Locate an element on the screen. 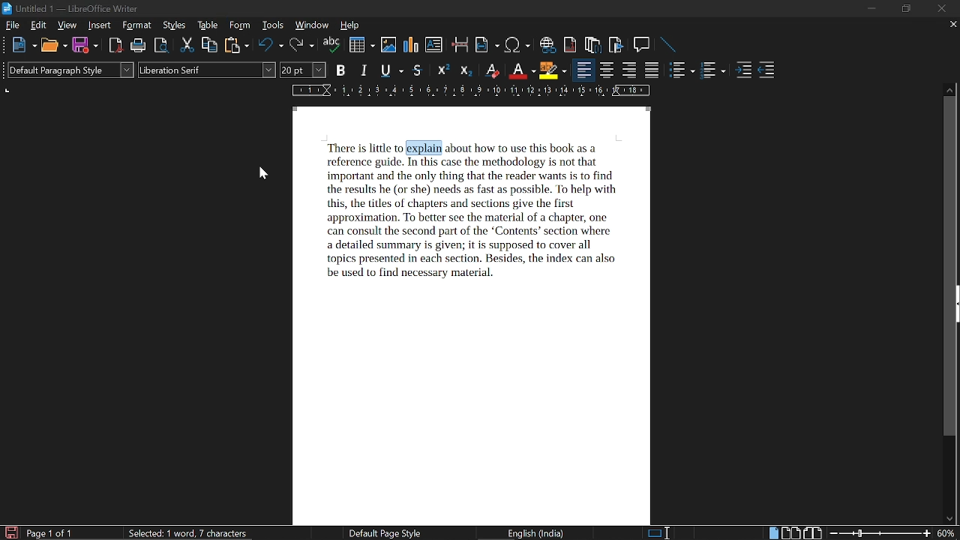 The height and width of the screenshot is (540, 960). font style is located at coordinates (206, 70).